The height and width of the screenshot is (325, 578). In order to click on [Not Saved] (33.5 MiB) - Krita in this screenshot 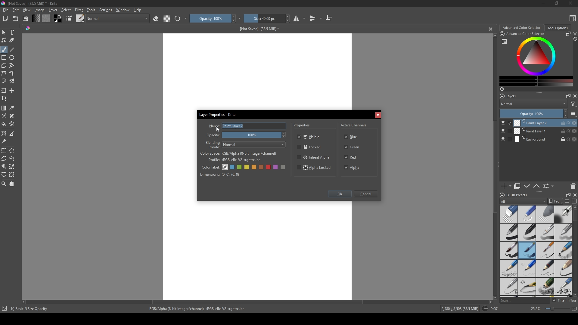, I will do `click(33, 4)`.